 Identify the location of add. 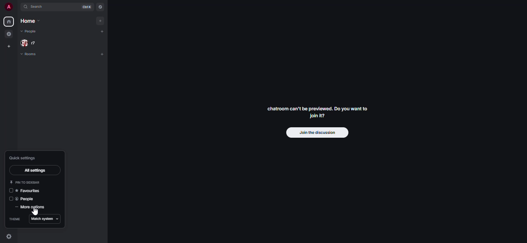
(103, 32).